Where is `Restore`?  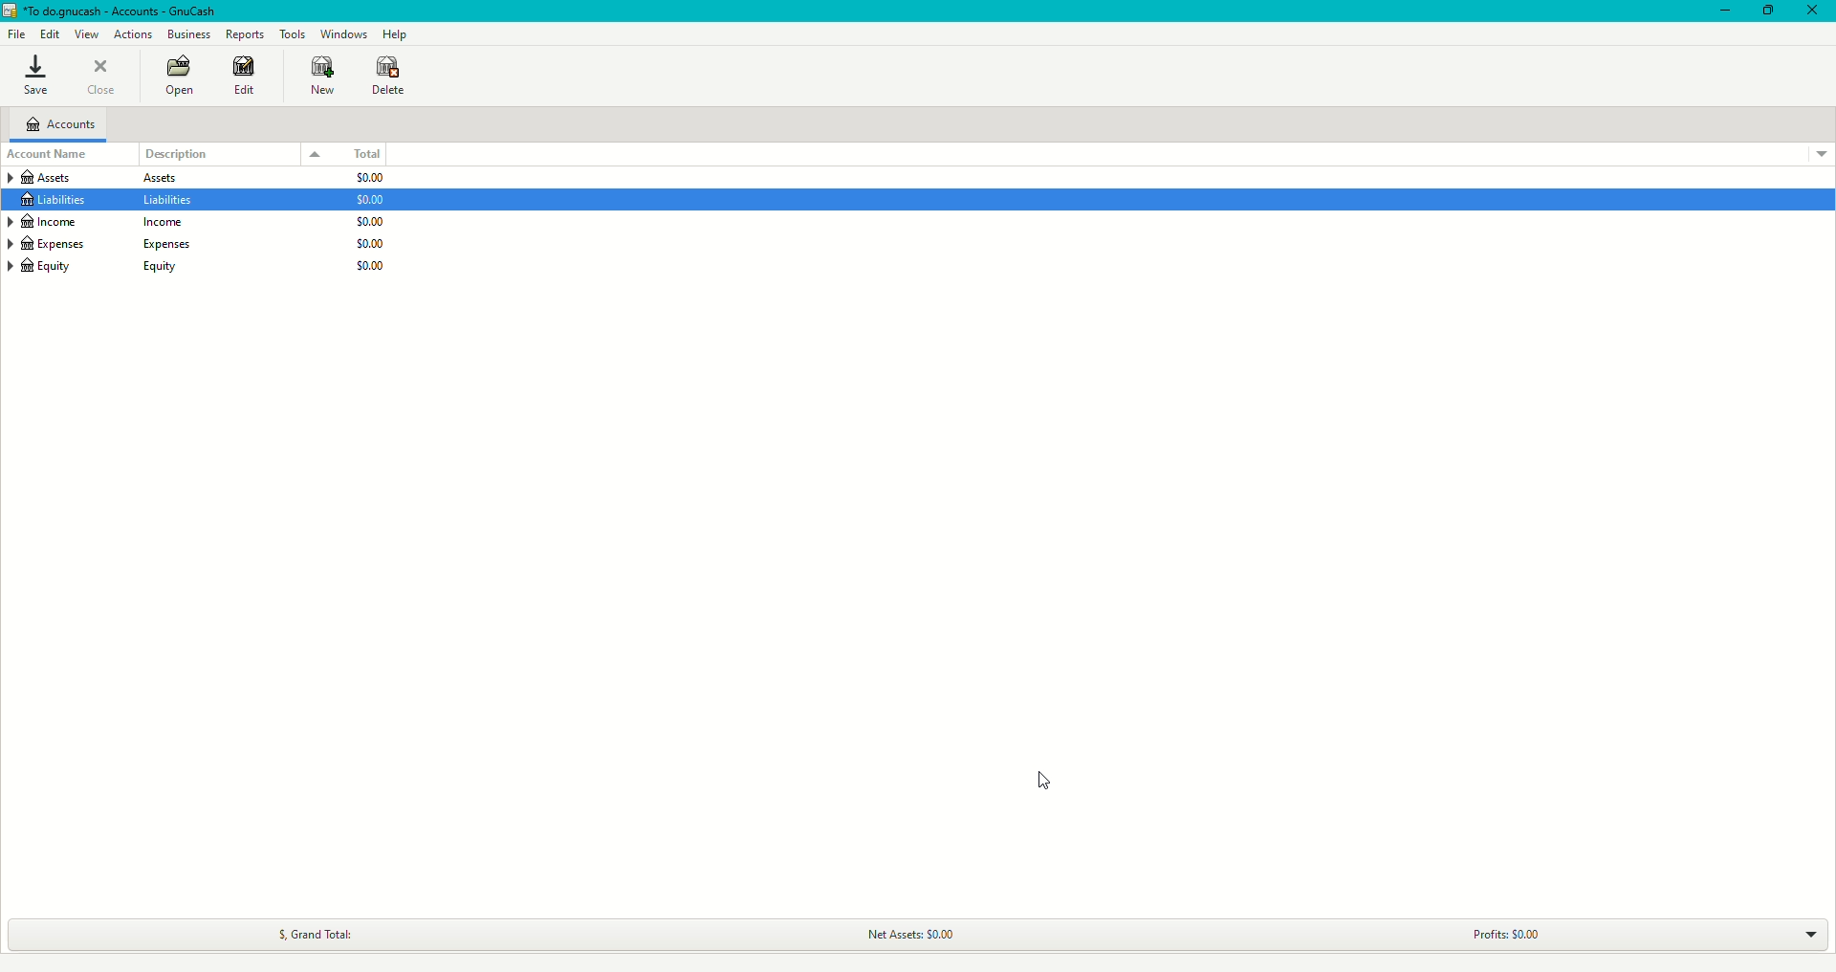 Restore is located at coordinates (1766, 11).